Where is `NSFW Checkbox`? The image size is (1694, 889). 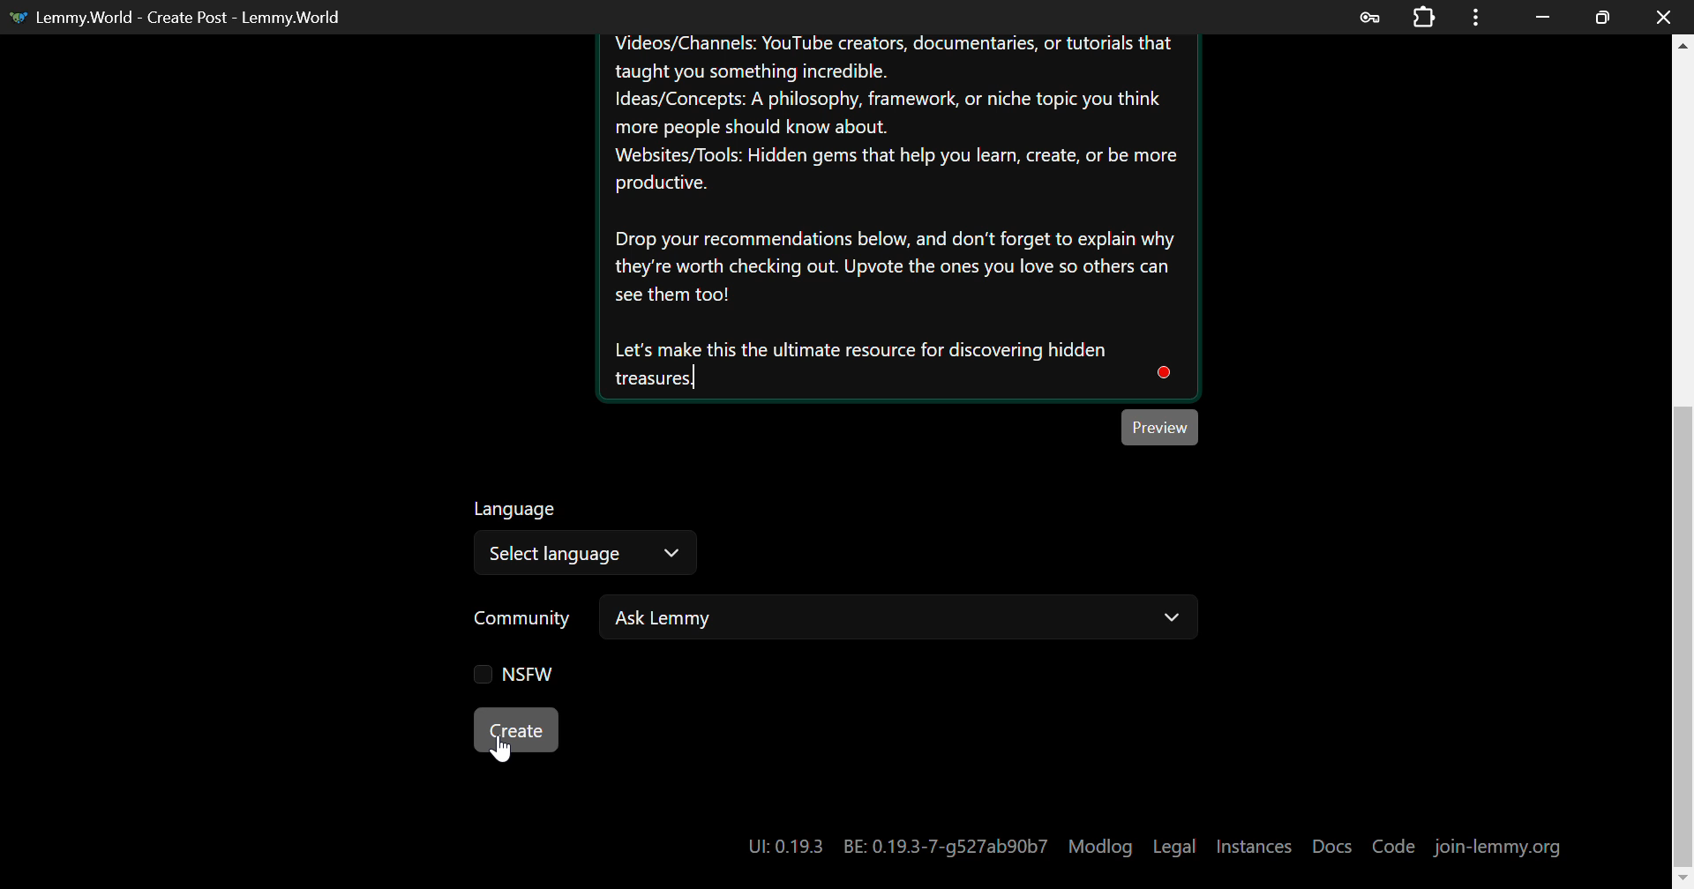 NSFW Checkbox is located at coordinates (506, 675).